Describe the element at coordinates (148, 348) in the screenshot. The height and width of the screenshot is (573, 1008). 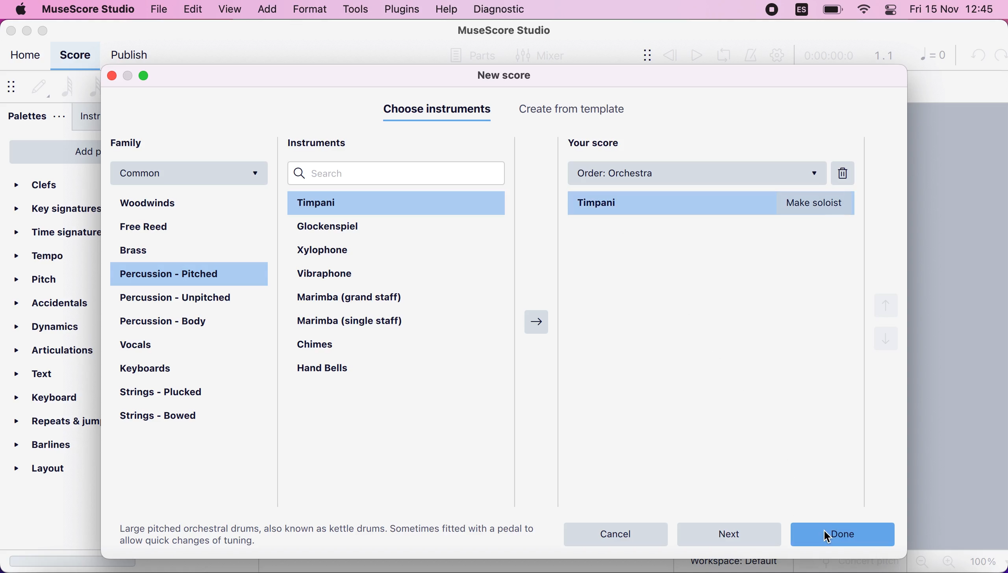
I see `vocals` at that location.